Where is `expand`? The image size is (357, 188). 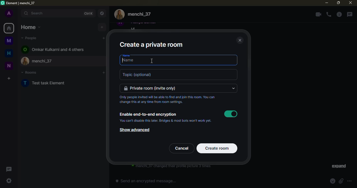
expand is located at coordinates (338, 166).